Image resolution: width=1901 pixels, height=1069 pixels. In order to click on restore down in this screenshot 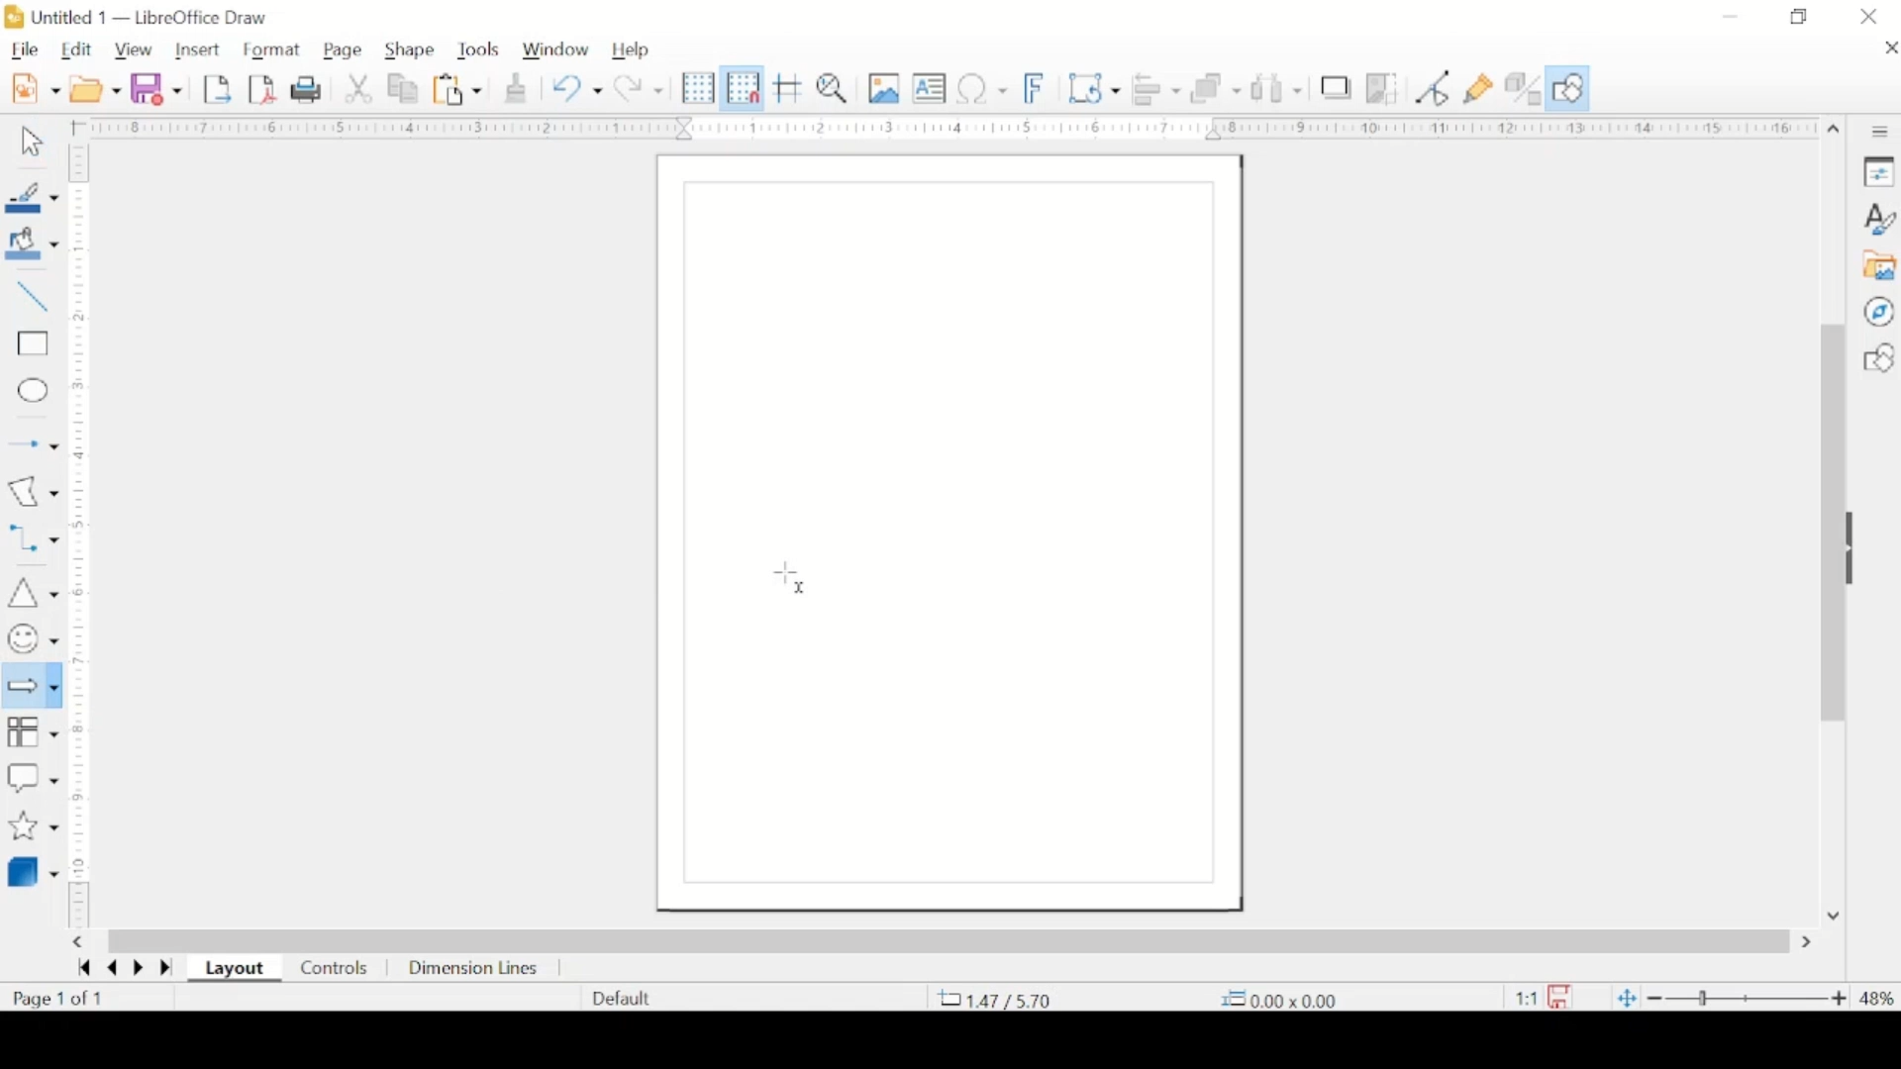, I will do `click(1800, 17)`.